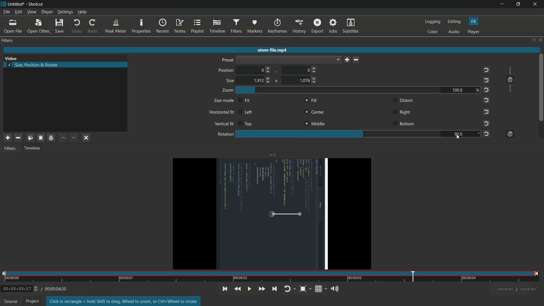 The height and width of the screenshot is (306, 544). I want to click on notes, so click(179, 26).